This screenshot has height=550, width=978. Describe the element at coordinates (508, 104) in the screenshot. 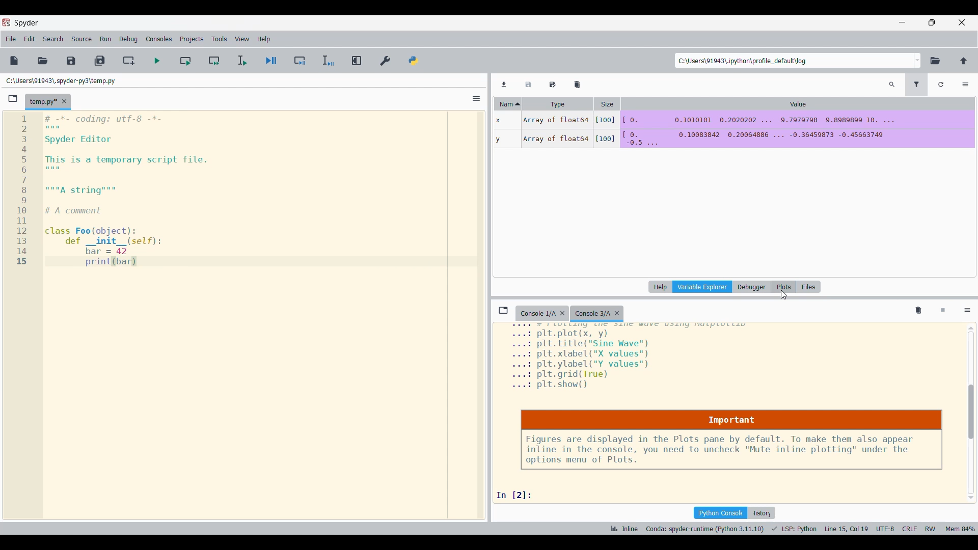

I see `Name column, current sorting` at that location.